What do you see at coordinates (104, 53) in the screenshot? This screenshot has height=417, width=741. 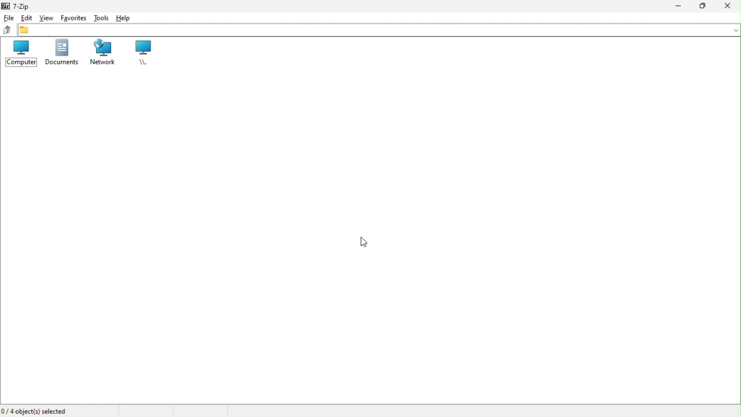 I see `Network` at bounding box center [104, 53].